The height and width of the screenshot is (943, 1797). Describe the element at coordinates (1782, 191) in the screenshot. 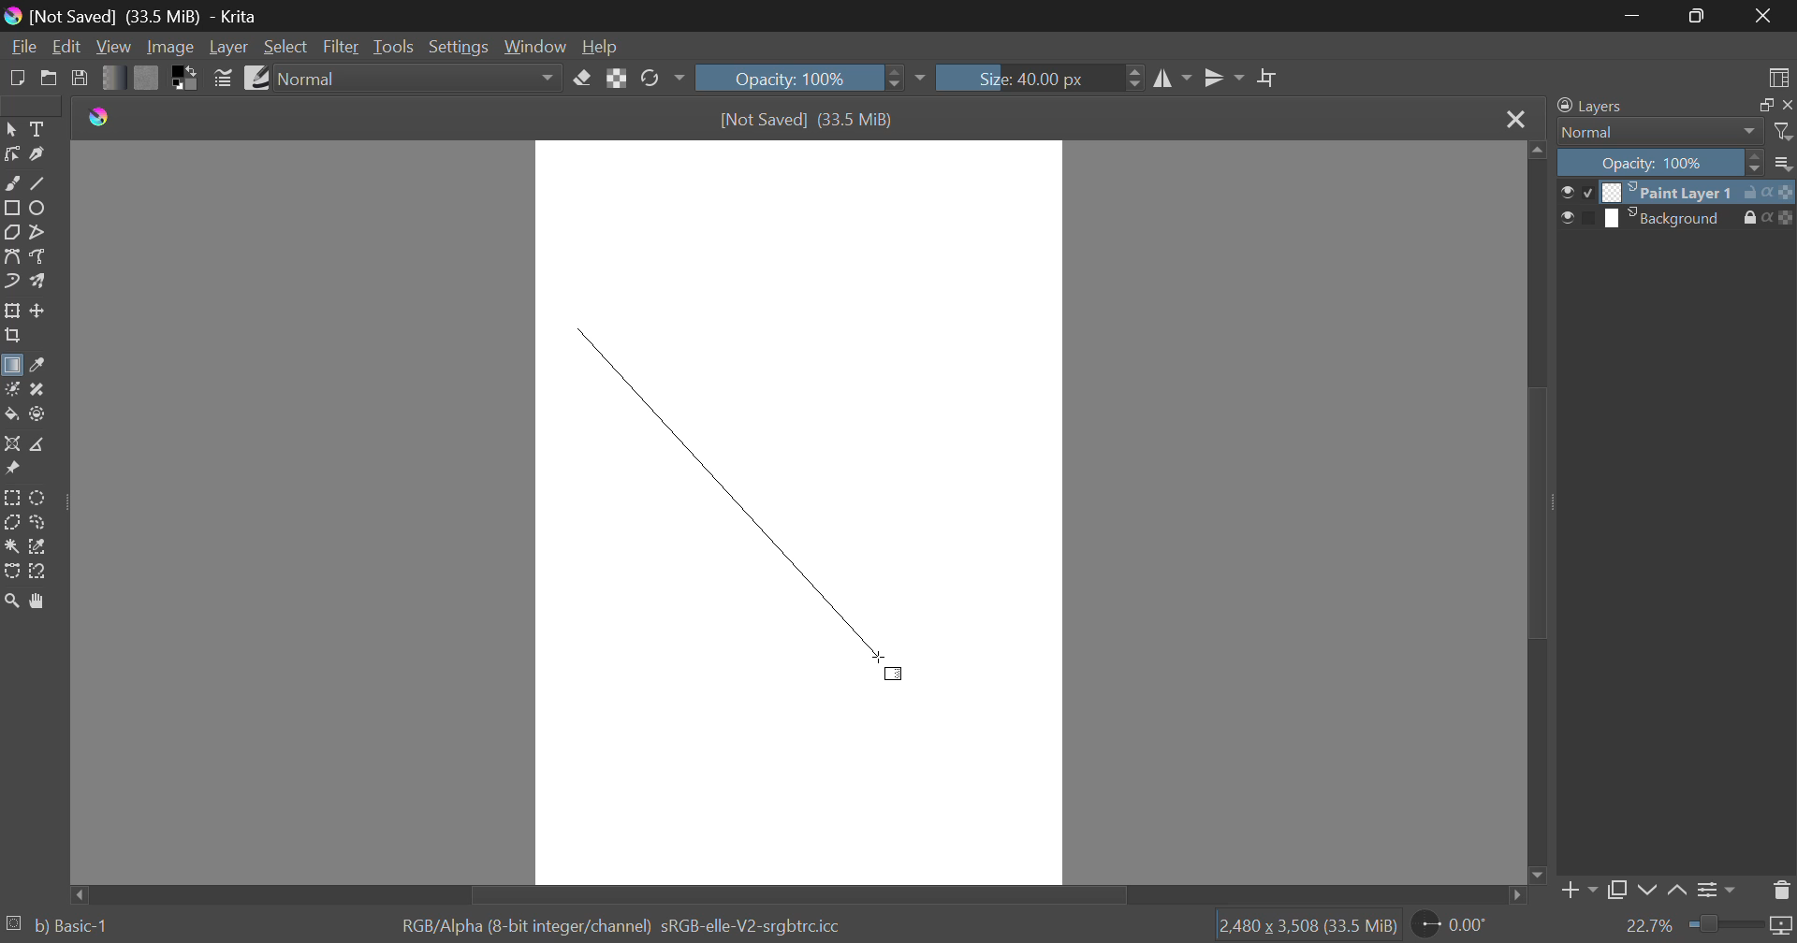

I see `icon` at that location.